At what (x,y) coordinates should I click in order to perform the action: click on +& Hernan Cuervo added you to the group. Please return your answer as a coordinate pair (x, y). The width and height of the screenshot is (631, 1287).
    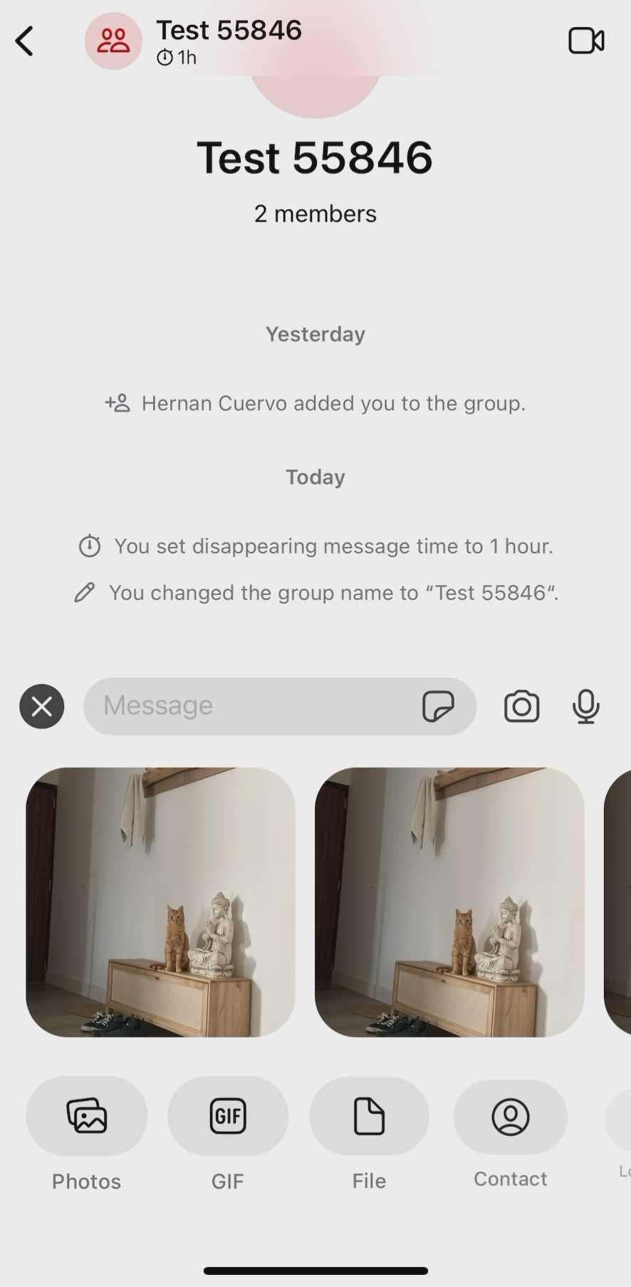
    Looking at the image, I should click on (330, 398).